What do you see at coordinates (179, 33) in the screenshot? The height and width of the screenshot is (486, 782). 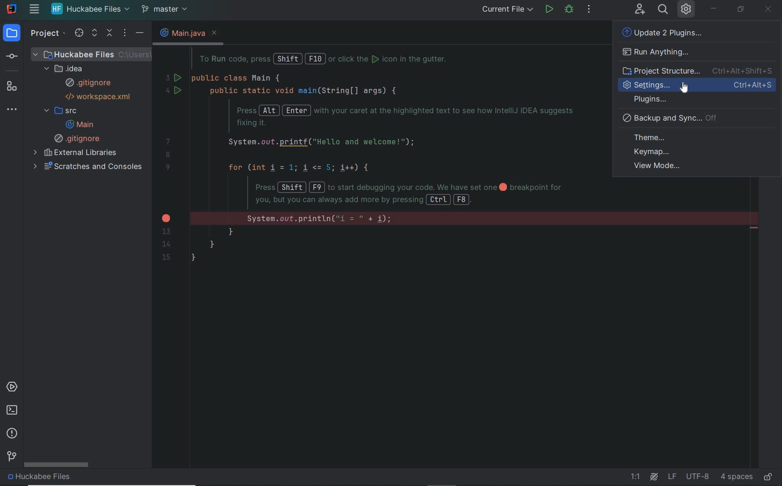 I see `main.java` at bounding box center [179, 33].